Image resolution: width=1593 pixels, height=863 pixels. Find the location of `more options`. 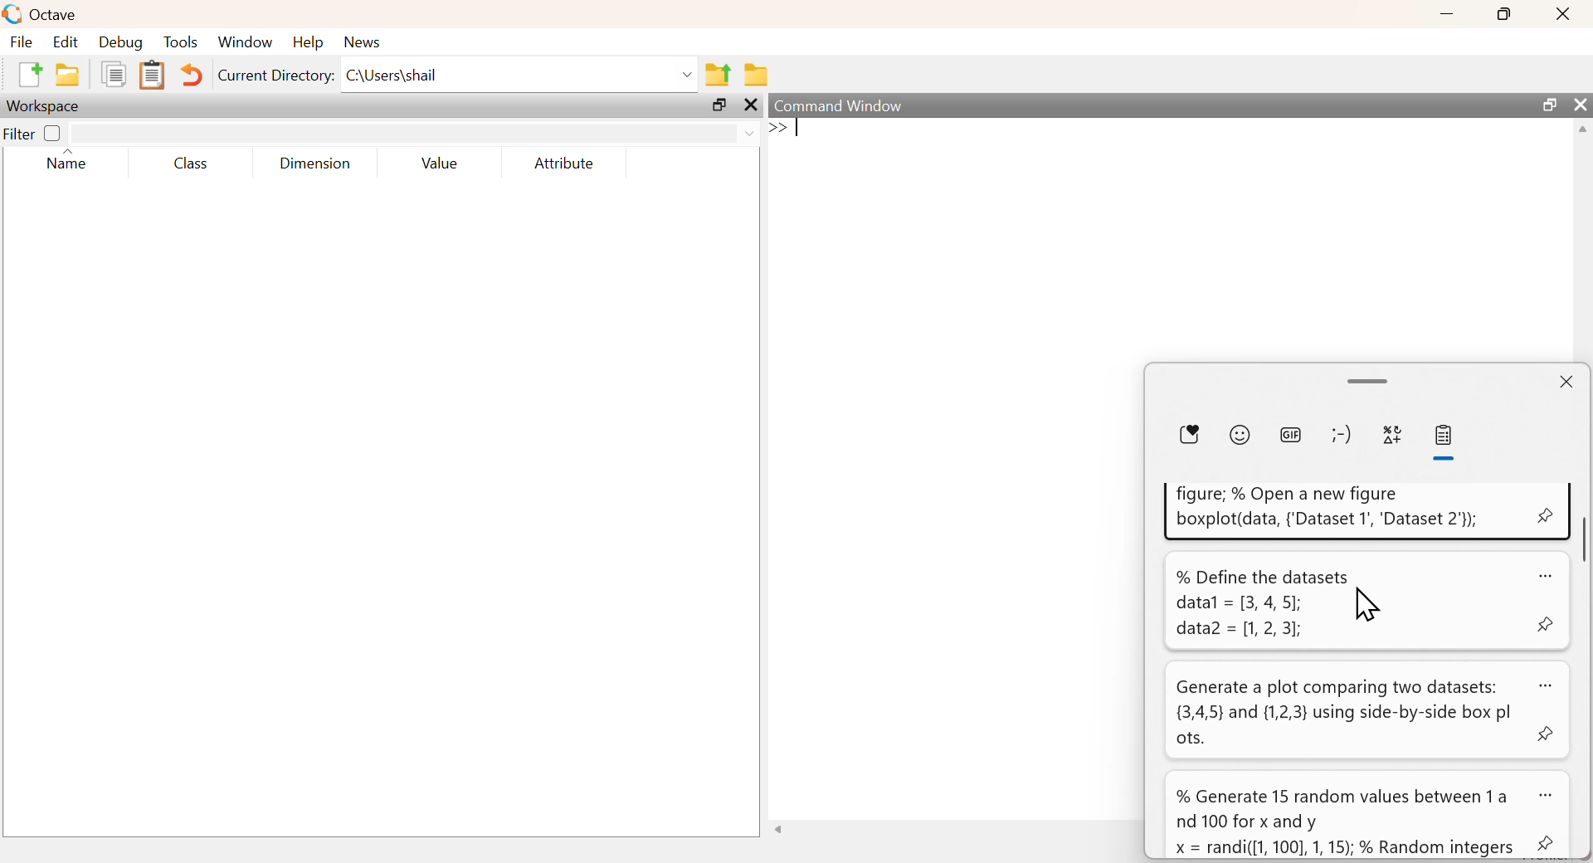

more options is located at coordinates (1543, 574).